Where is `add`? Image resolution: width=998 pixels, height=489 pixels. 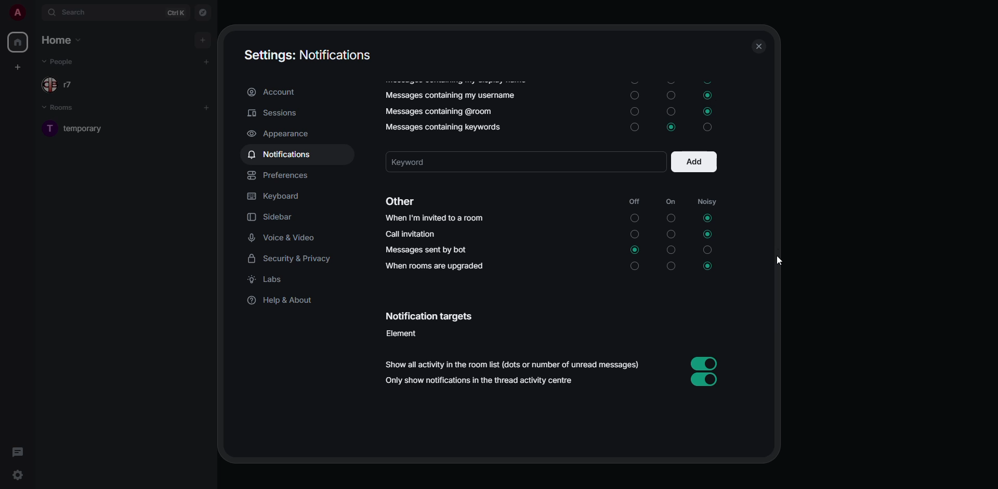 add is located at coordinates (209, 60).